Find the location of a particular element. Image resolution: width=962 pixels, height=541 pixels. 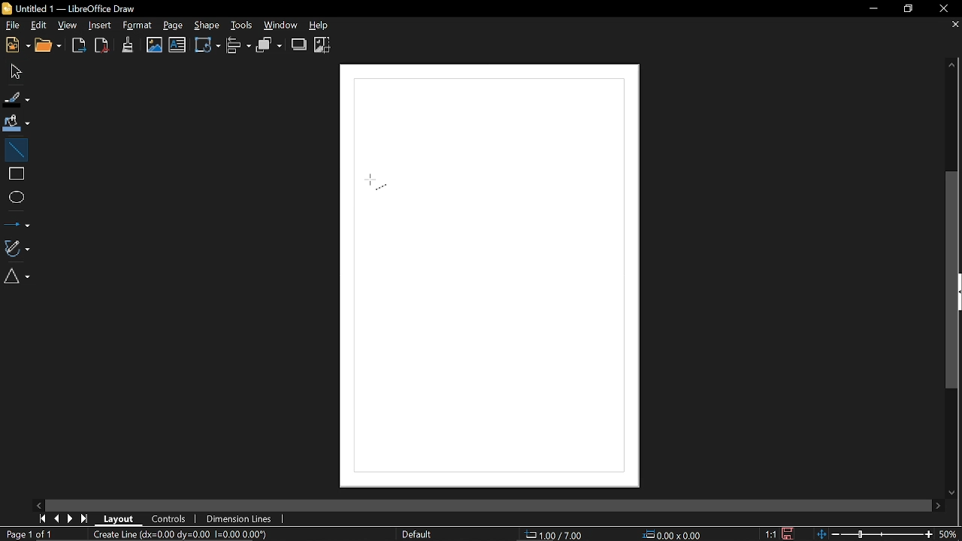

Dimension lines is located at coordinates (242, 518).